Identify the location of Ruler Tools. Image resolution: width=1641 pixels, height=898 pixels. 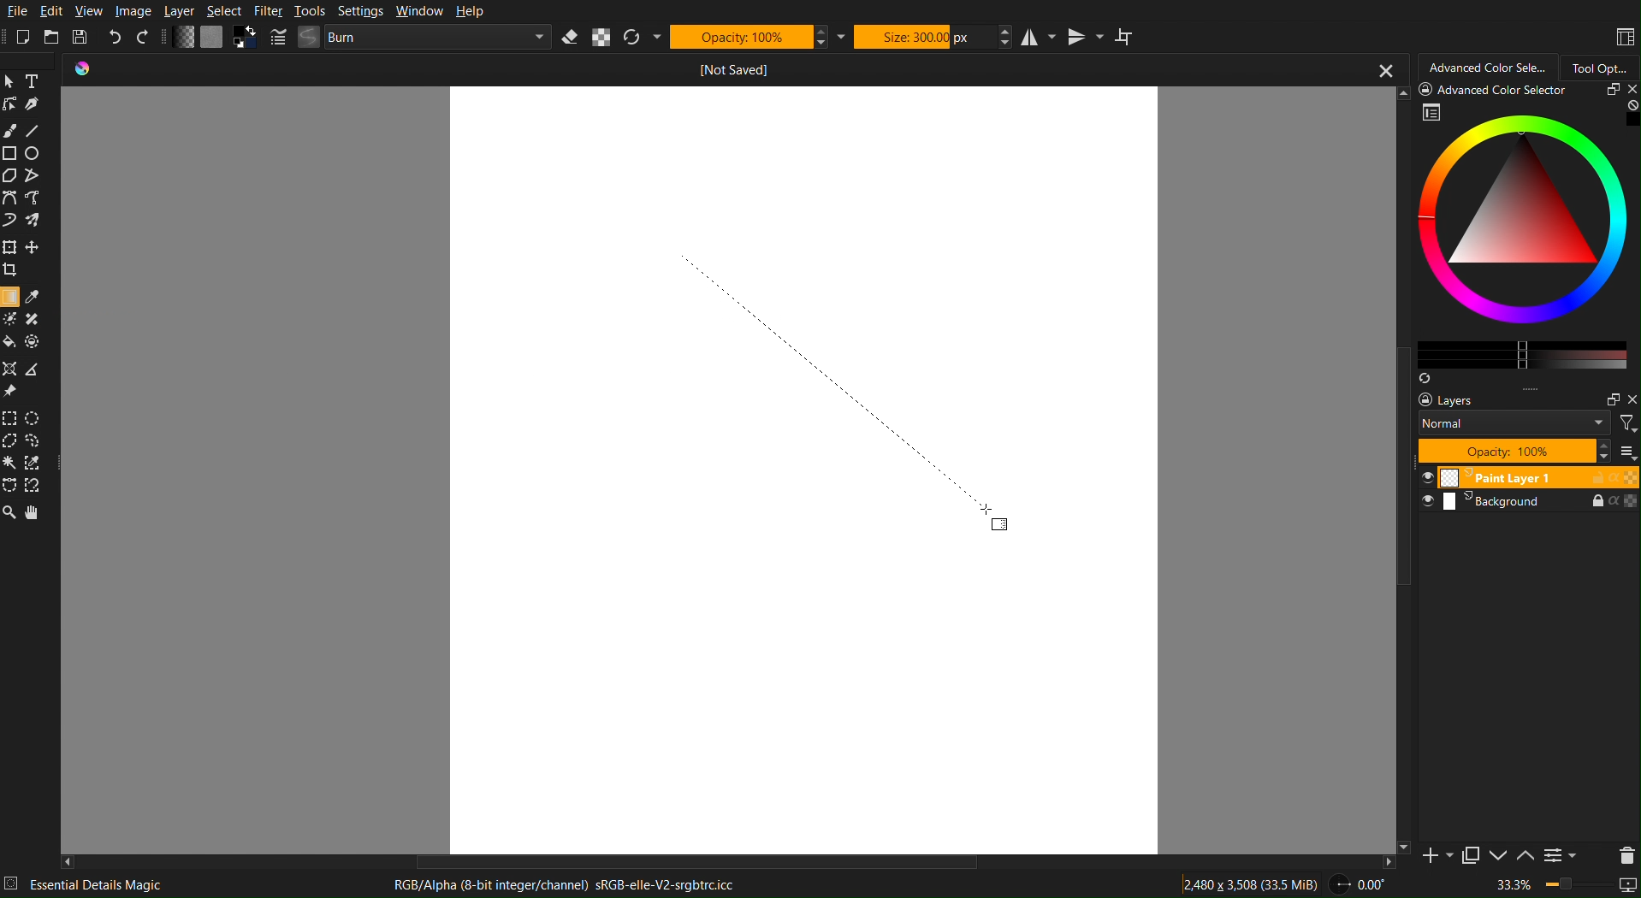
(25, 378).